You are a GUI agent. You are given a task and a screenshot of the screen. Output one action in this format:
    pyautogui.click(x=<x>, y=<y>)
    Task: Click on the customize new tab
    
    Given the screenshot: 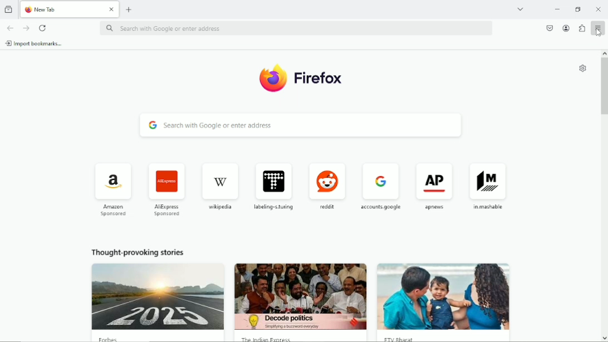 What is the action you would take?
    pyautogui.click(x=582, y=69)
    